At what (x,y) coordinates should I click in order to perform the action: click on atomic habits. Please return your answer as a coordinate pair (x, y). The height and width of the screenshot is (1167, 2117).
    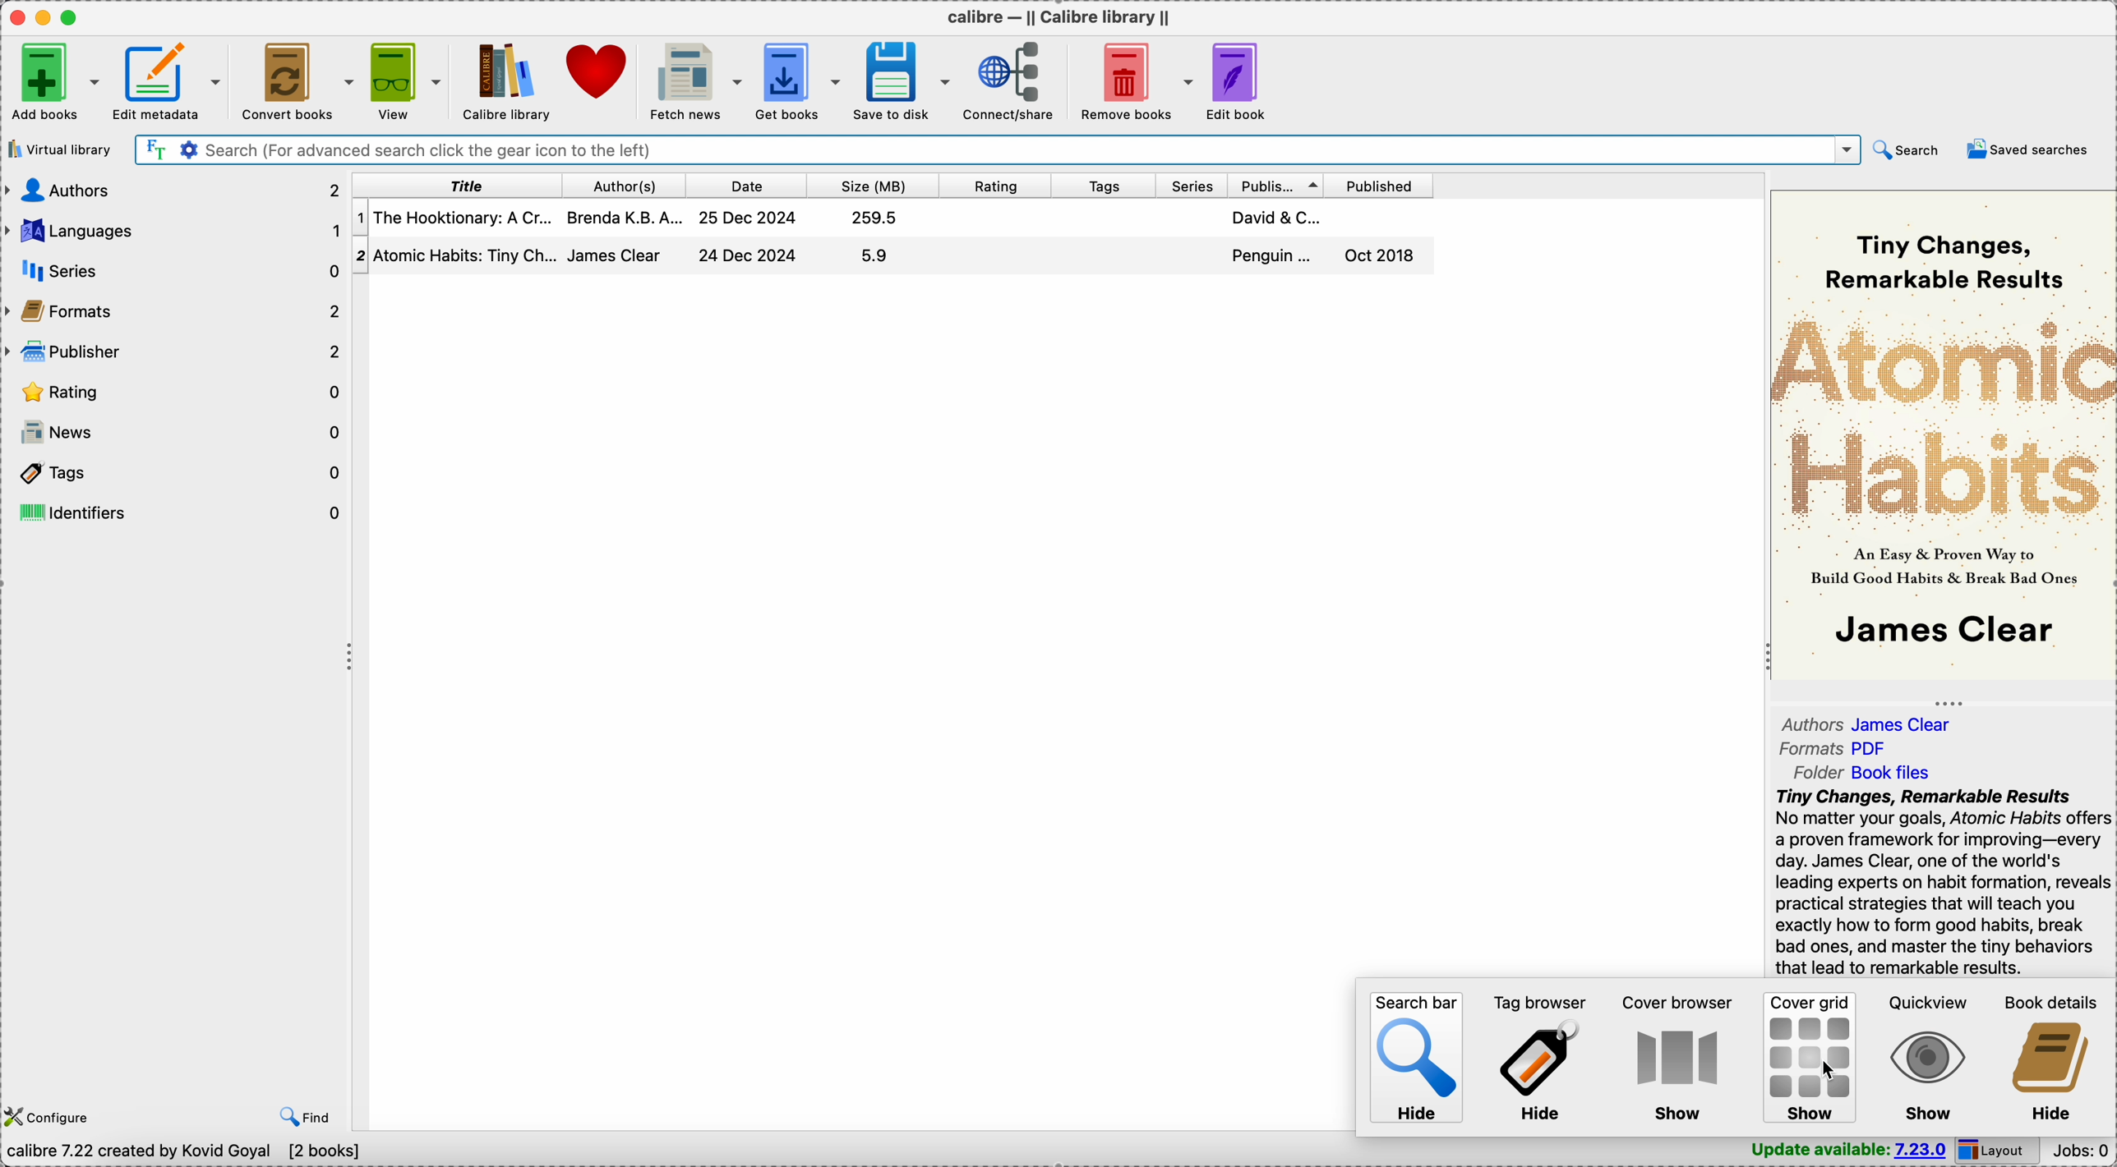
    Looking at the image, I should click on (1943, 418).